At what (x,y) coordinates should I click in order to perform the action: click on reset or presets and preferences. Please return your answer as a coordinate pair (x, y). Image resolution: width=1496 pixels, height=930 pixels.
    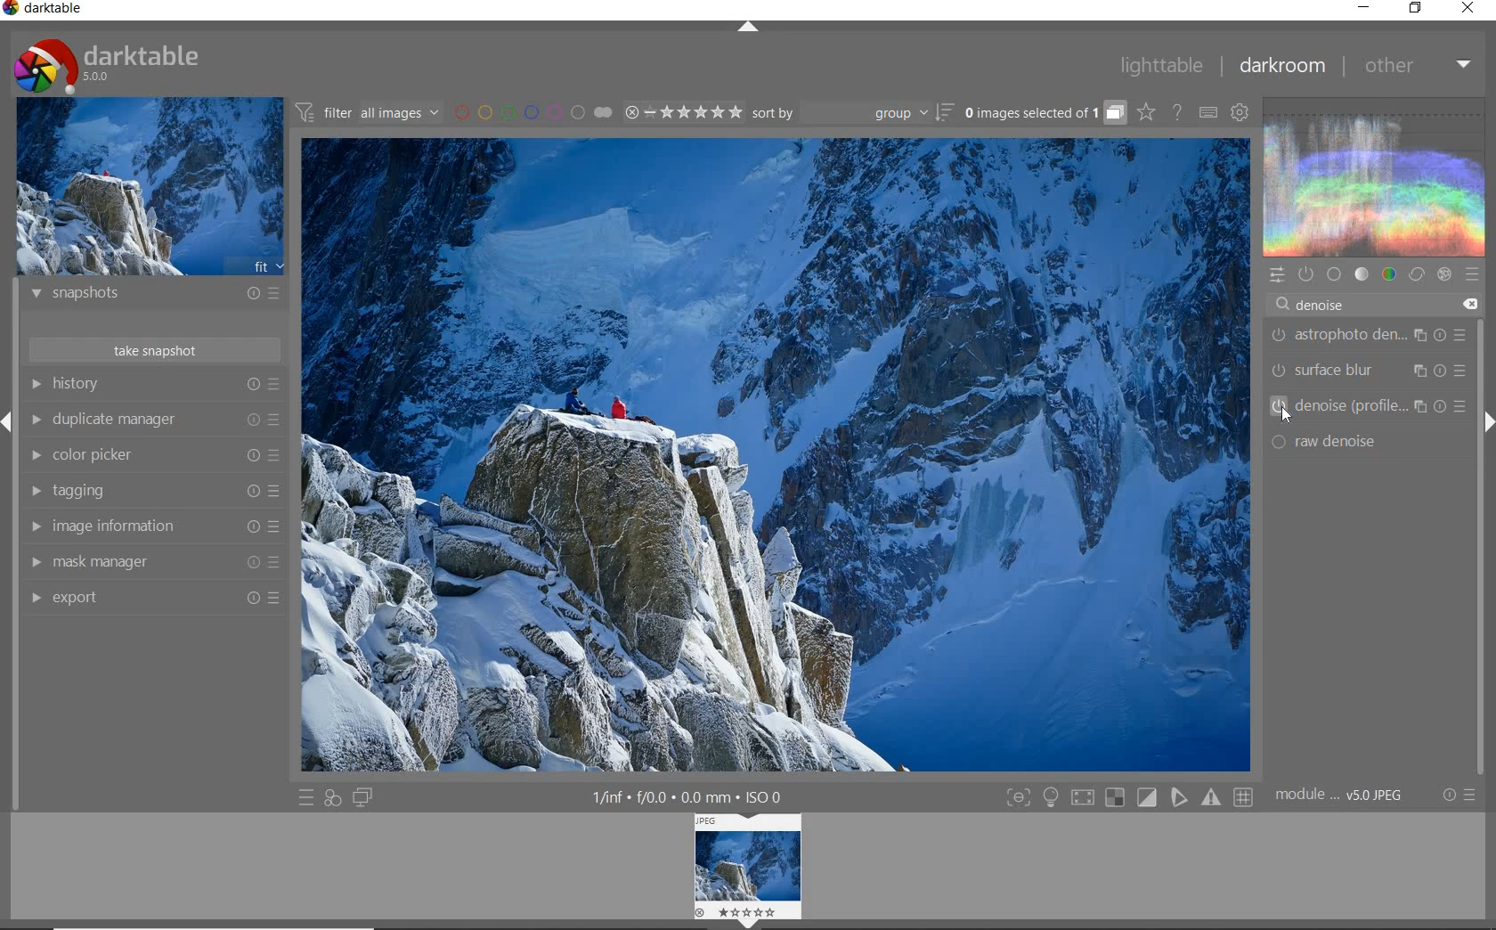
    Looking at the image, I should click on (1461, 795).